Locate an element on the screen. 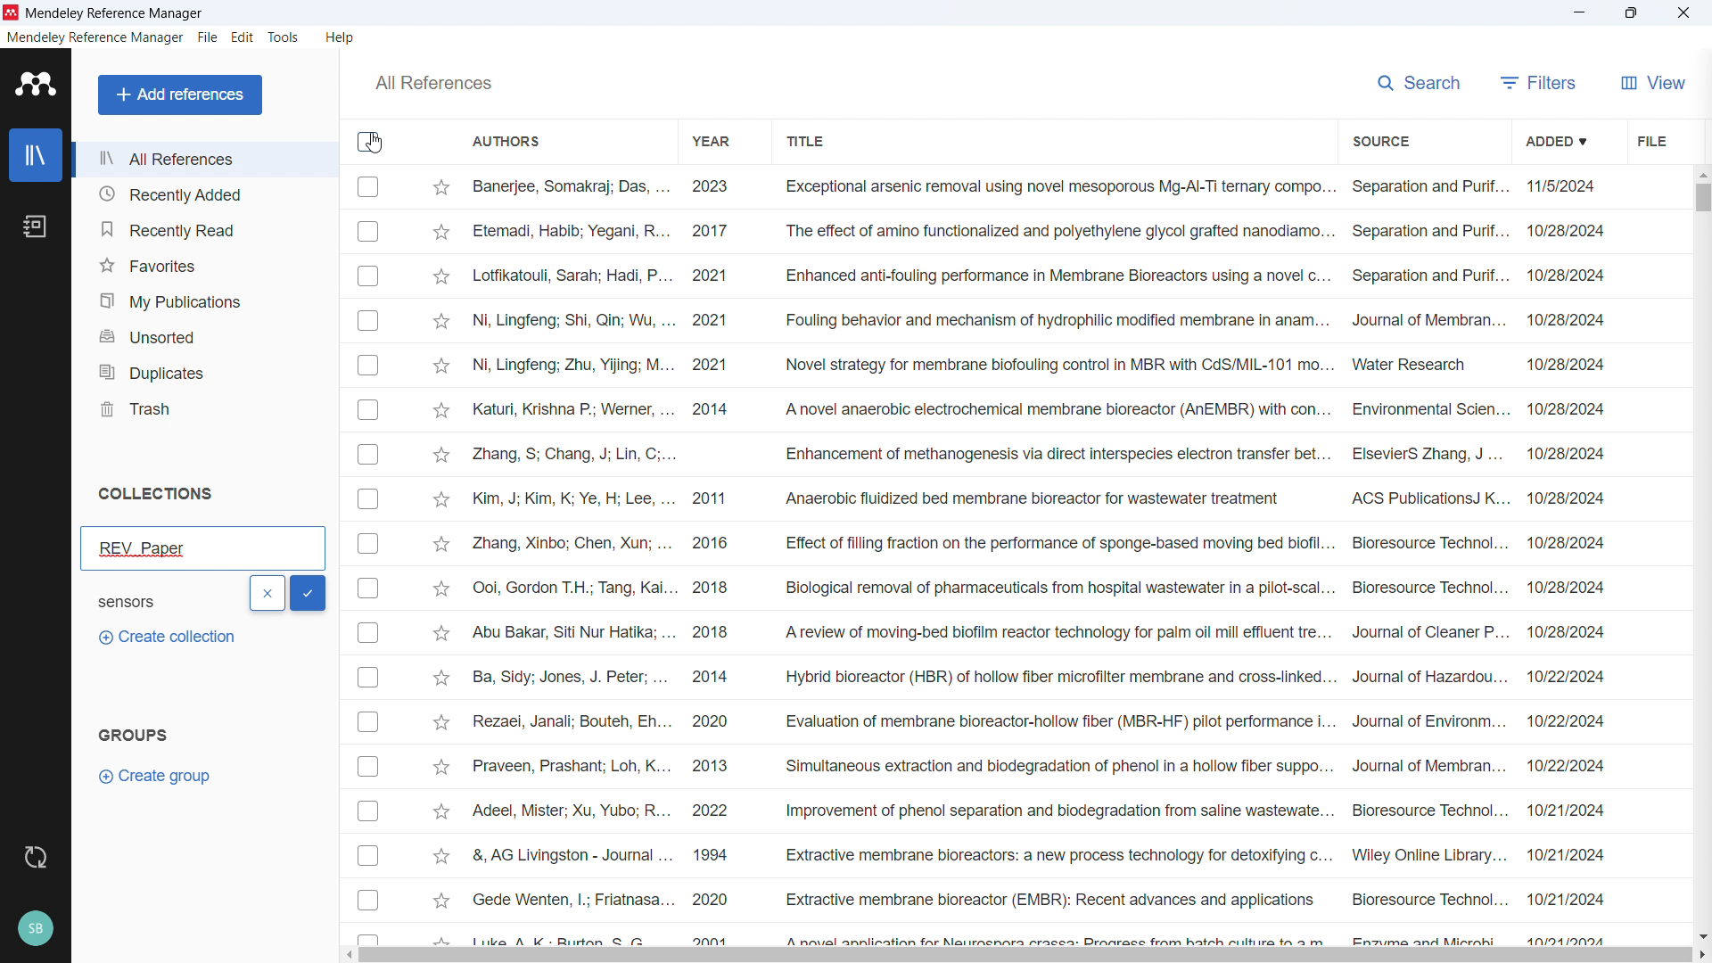 The height and width of the screenshot is (963, 1712). Select respective publication is located at coordinates (368, 276).